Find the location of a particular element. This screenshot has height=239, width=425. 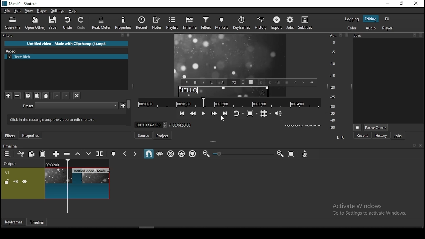

Jobs is located at coordinates (358, 36).